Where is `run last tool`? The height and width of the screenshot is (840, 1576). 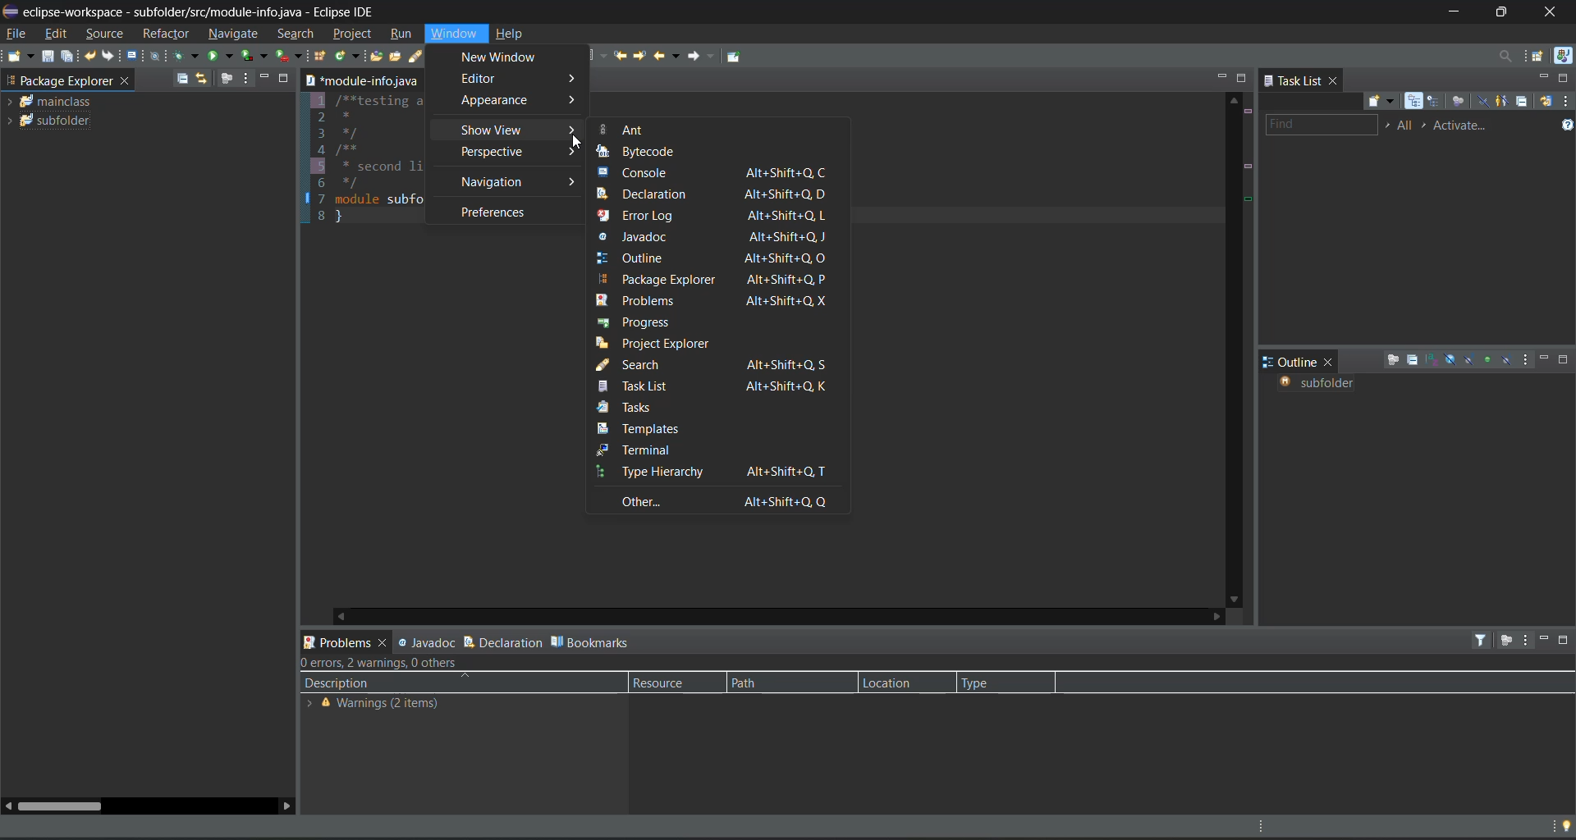 run last tool is located at coordinates (289, 56).